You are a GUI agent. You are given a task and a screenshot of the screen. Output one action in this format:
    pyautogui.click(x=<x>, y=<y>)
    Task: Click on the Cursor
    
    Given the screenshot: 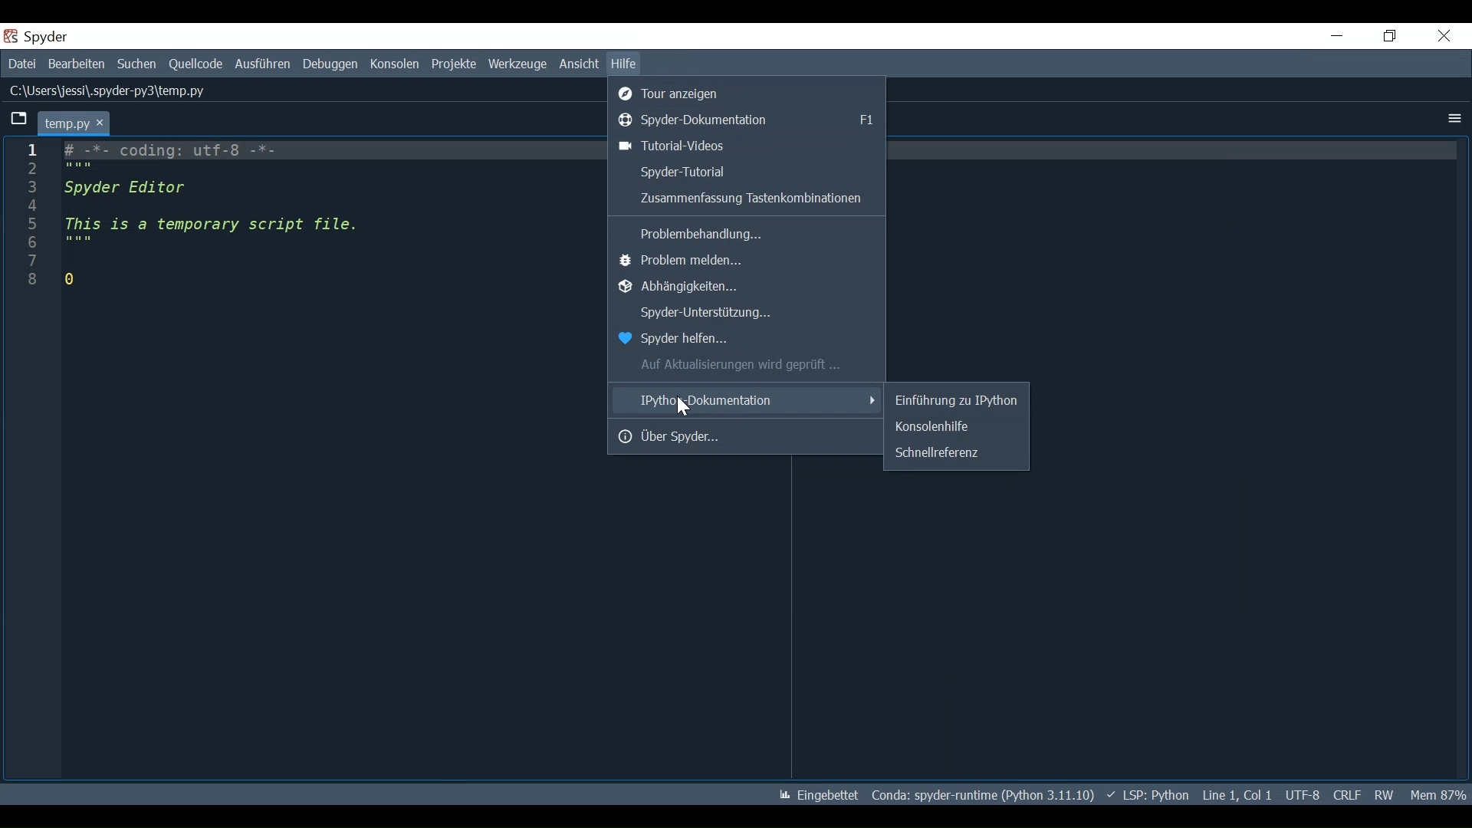 What is the action you would take?
    pyautogui.click(x=685, y=406)
    